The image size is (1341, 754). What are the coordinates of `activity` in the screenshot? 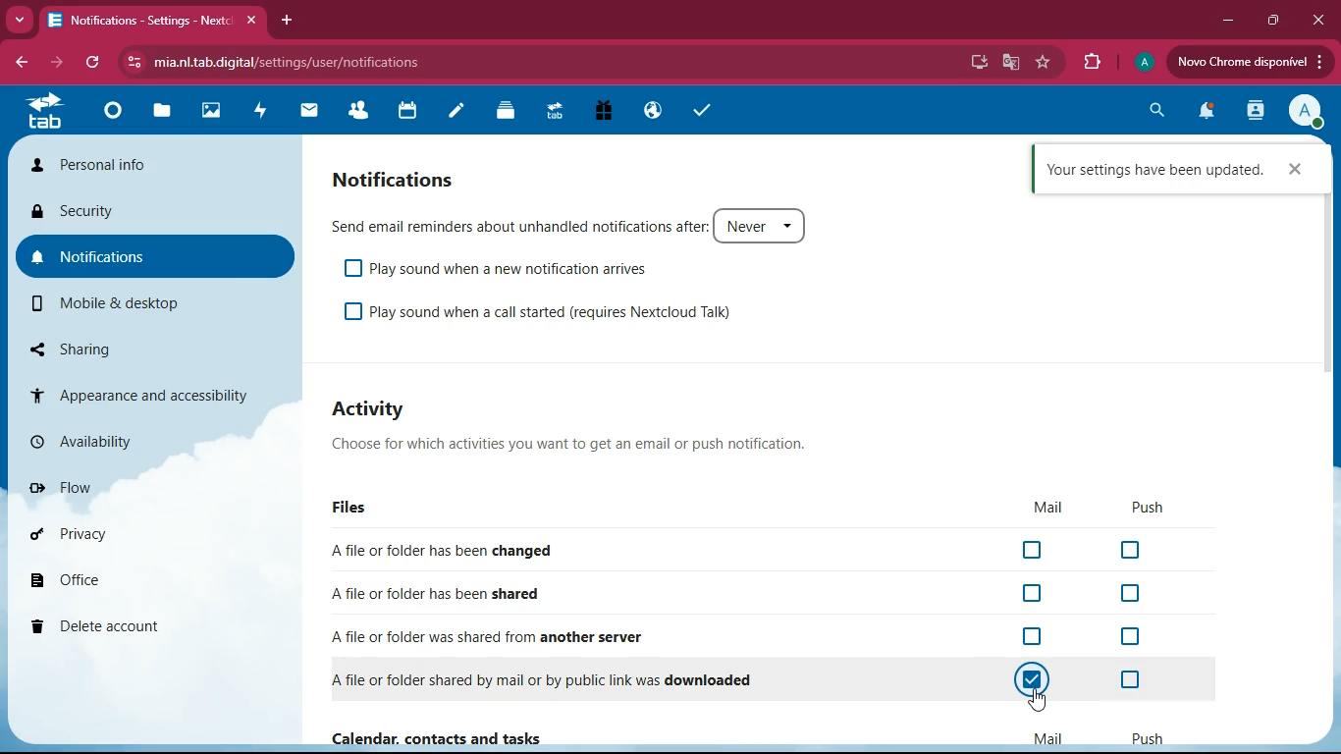 It's located at (257, 113).